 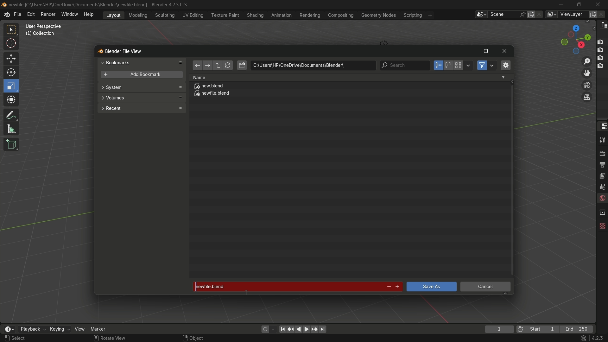 What do you see at coordinates (468, 65) in the screenshot?
I see `display settings` at bounding box center [468, 65].